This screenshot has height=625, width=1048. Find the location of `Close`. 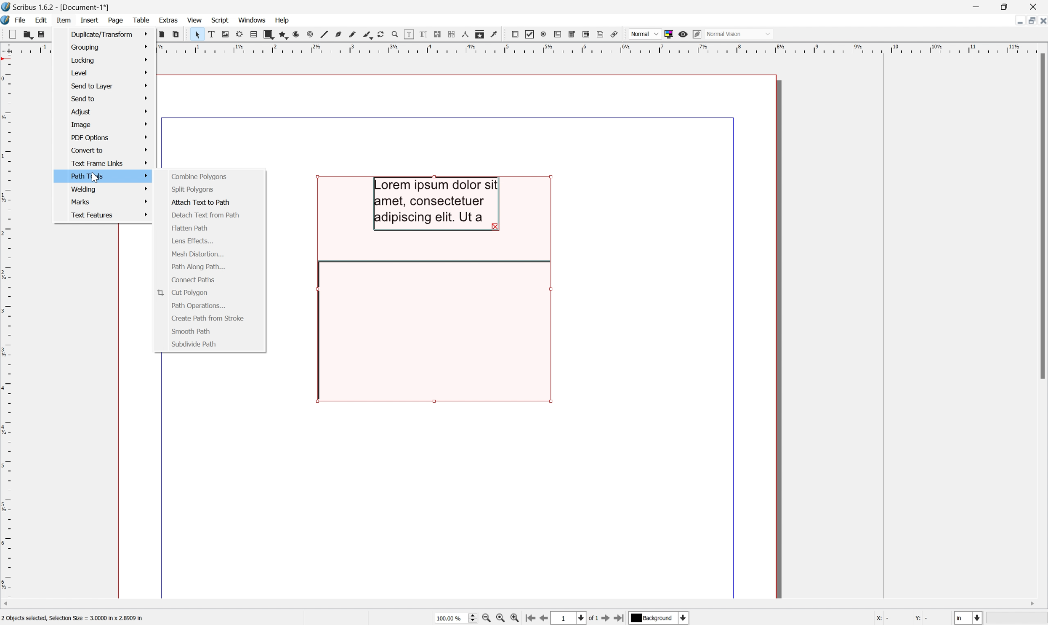

Close is located at coordinates (1041, 20).